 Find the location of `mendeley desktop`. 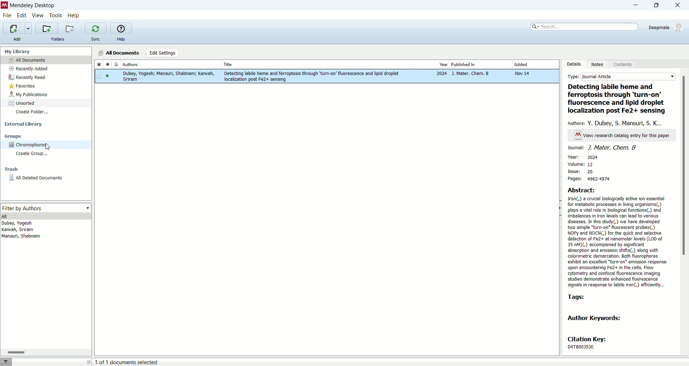

mendeley desktop is located at coordinates (32, 5).